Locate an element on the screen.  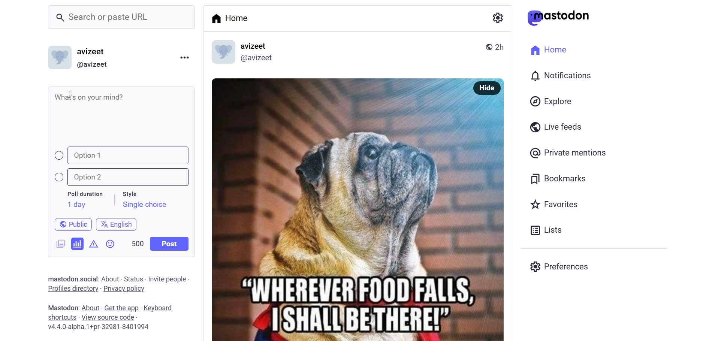
post is located at coordinates (170, 244).